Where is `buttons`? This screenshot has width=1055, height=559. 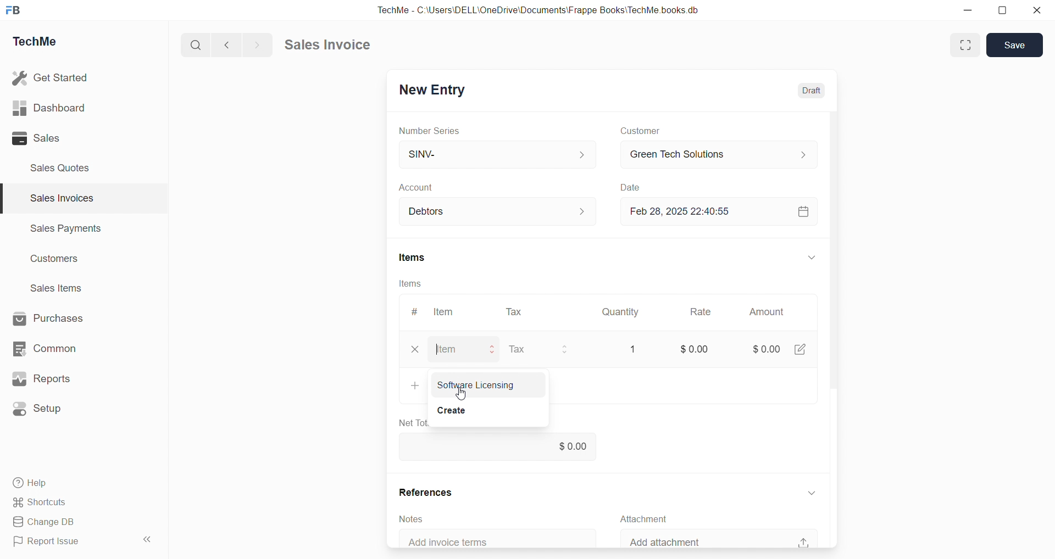 buttons is located at coordinates (564, 350).